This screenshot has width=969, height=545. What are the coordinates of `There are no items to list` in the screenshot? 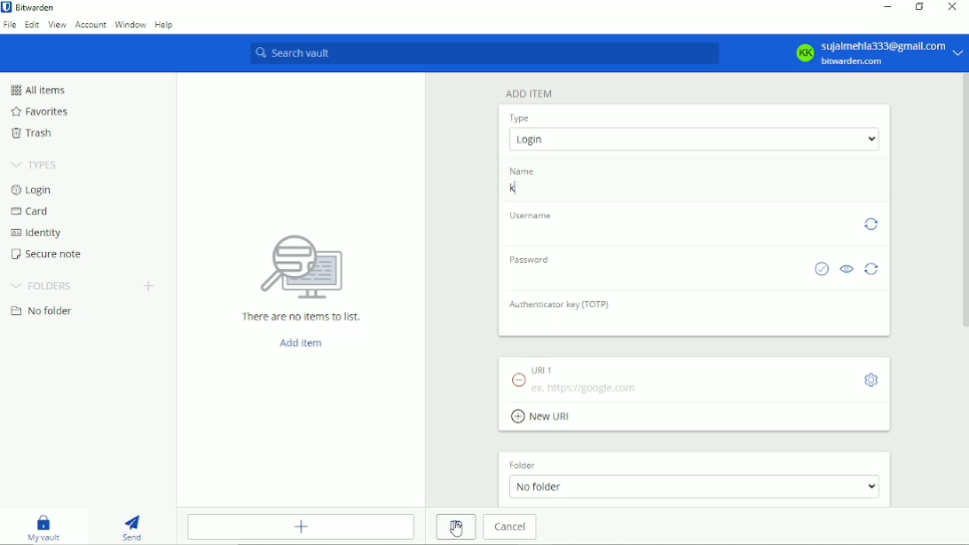 It's located at (302, 278).